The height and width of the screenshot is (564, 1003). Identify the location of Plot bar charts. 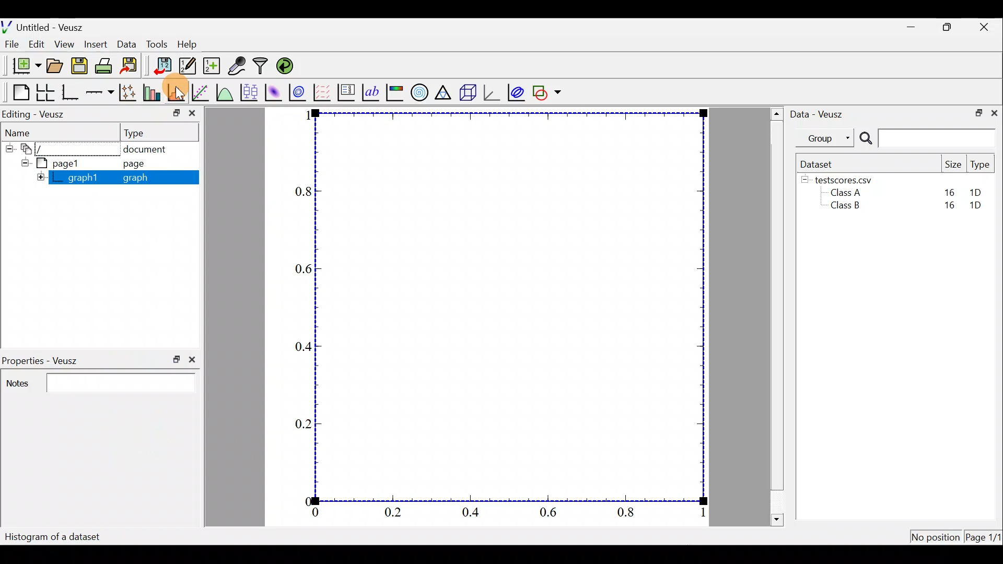
(153, 92).